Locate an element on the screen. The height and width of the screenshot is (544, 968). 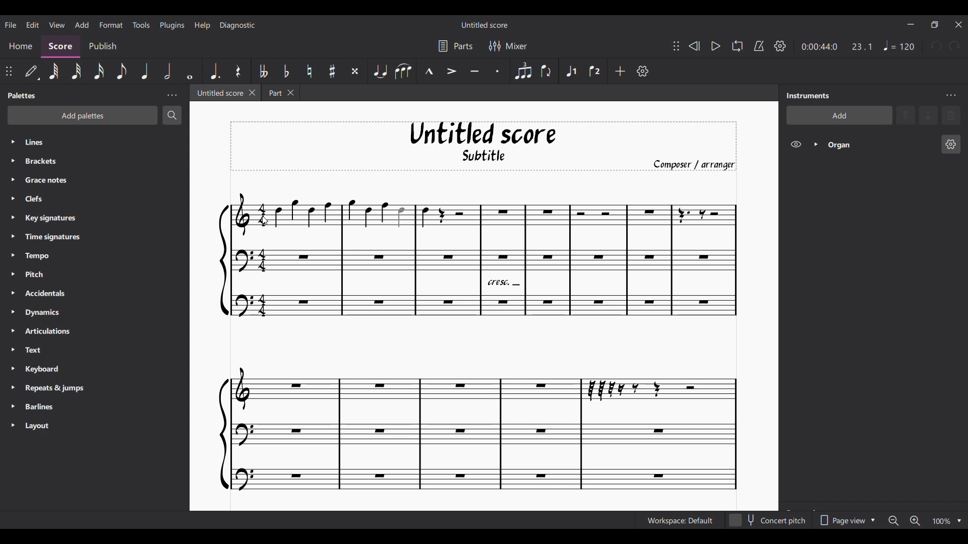
Score title is located at coordinates (484, 25).